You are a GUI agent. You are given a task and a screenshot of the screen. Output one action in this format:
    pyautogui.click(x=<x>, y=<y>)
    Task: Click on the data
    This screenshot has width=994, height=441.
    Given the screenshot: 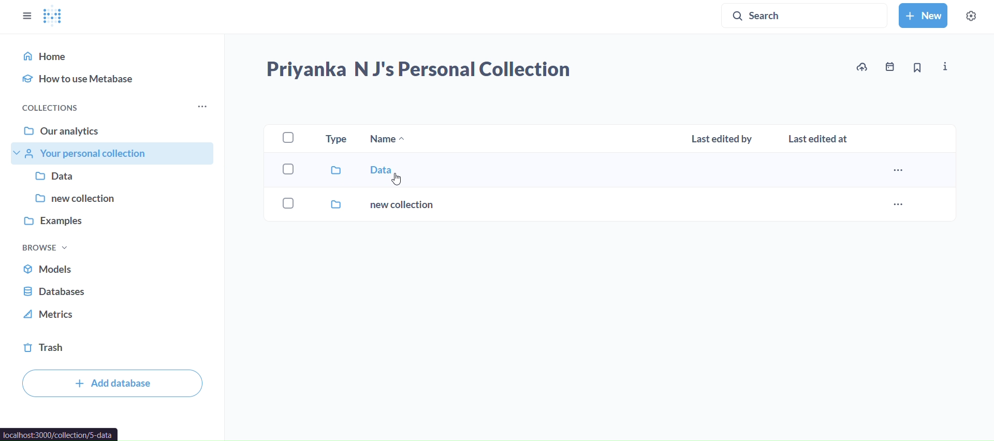 What is the action you would take?
    pyautogui.click(x=346, y=172)
    